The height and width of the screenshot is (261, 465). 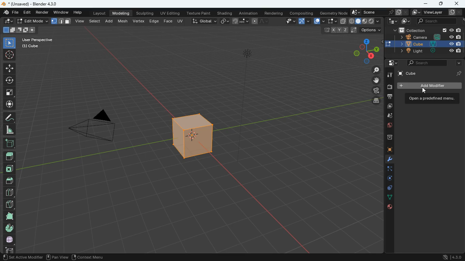 What do you see at coordinates (61, 21) in the screenshot?
I see `shape` at bounding box center [61, 21].